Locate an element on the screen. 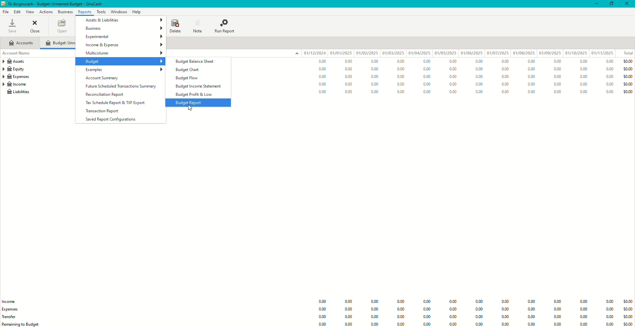  0.00 is located at coordinates (584, 76).